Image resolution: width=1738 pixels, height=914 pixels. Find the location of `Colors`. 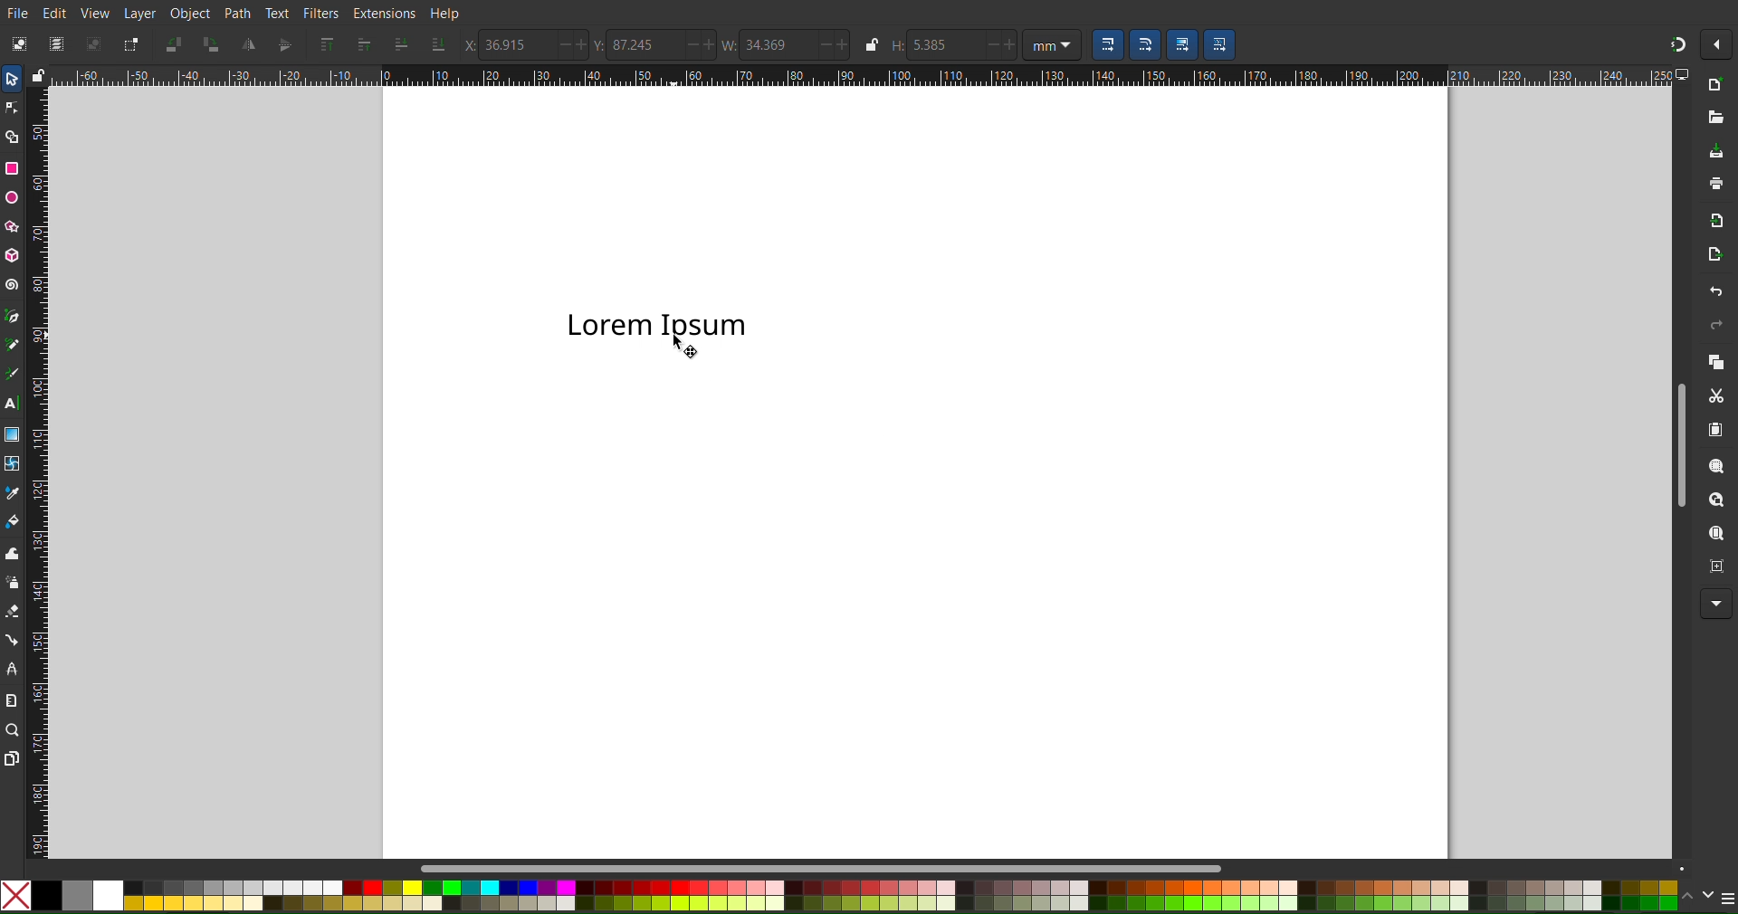

Colors is located at coordinates (841, 894).